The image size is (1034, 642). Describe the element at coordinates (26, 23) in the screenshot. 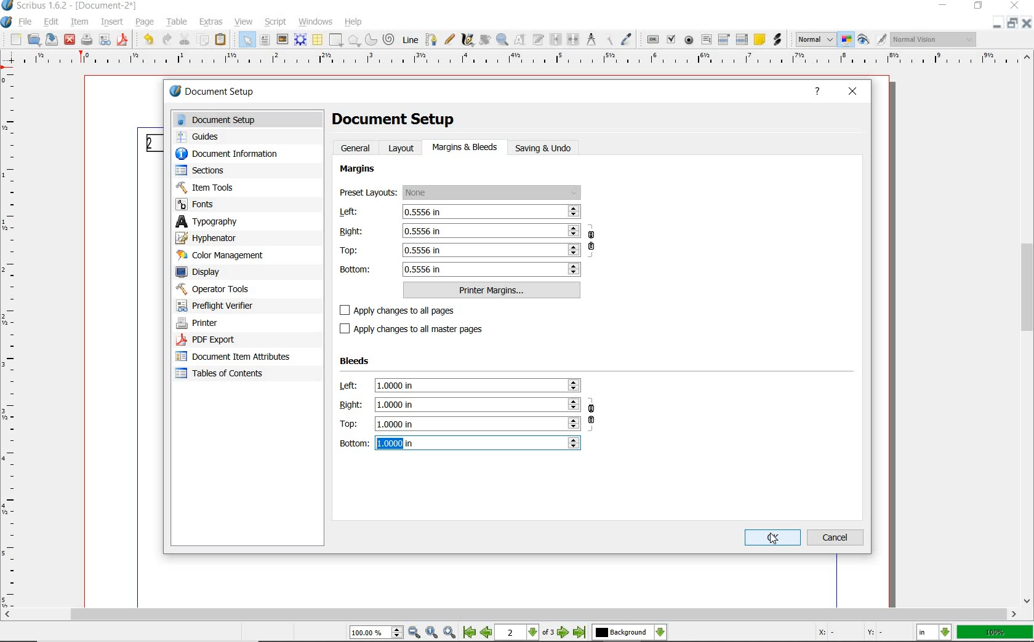

I see `file` at that location.